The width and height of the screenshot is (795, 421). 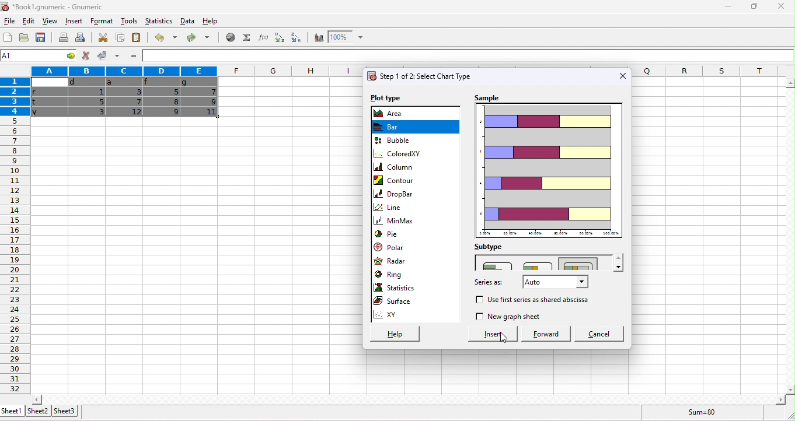 What do you see at coordinates (728, 8) in the screenshot?
I see `minimize` at bounding box center [728, 8].